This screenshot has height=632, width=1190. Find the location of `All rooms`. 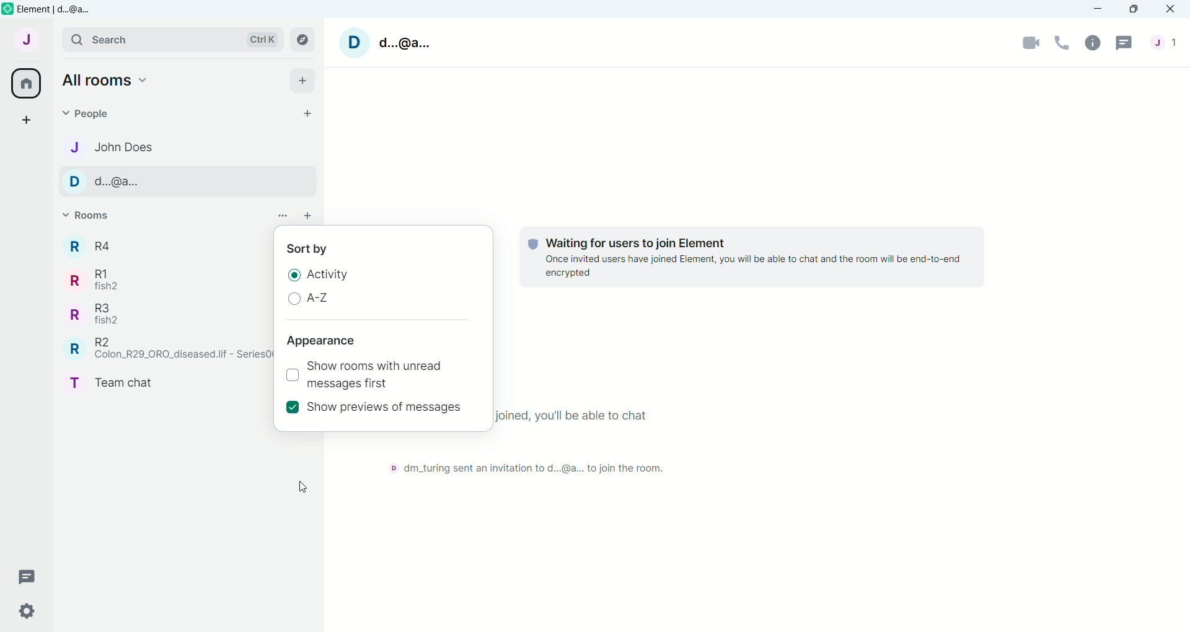

All rooms is located at coordinates (25, 83).